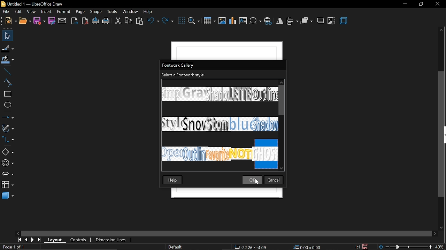 The height and width of the screenshot is (250, 446). What do you see at coordinates (76, 240) in the screenshot?
I see `controls` at bounding box center [76, 240].